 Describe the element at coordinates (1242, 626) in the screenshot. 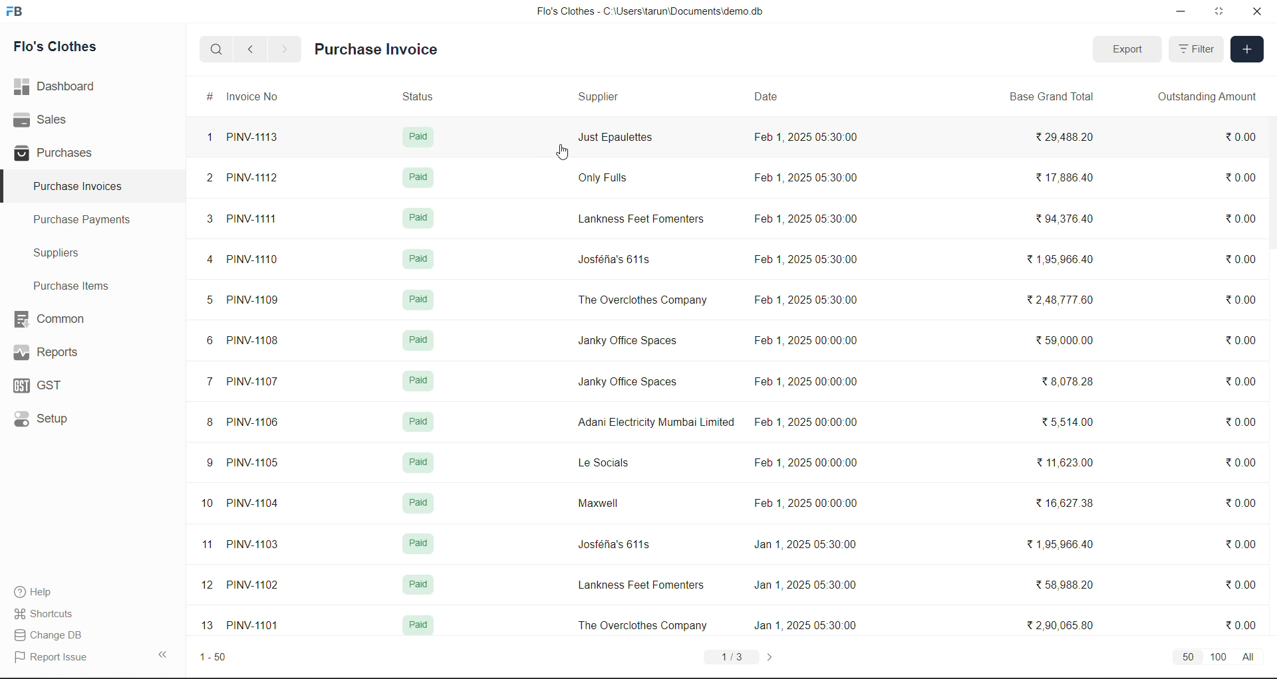

I see `₹0.00` at that location.